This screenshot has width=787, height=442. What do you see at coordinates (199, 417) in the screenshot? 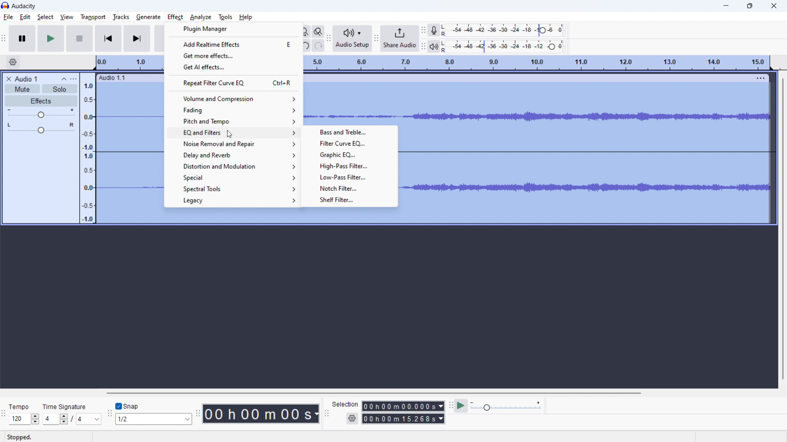
I see `time toolbar` at bounding box center [199, 417].